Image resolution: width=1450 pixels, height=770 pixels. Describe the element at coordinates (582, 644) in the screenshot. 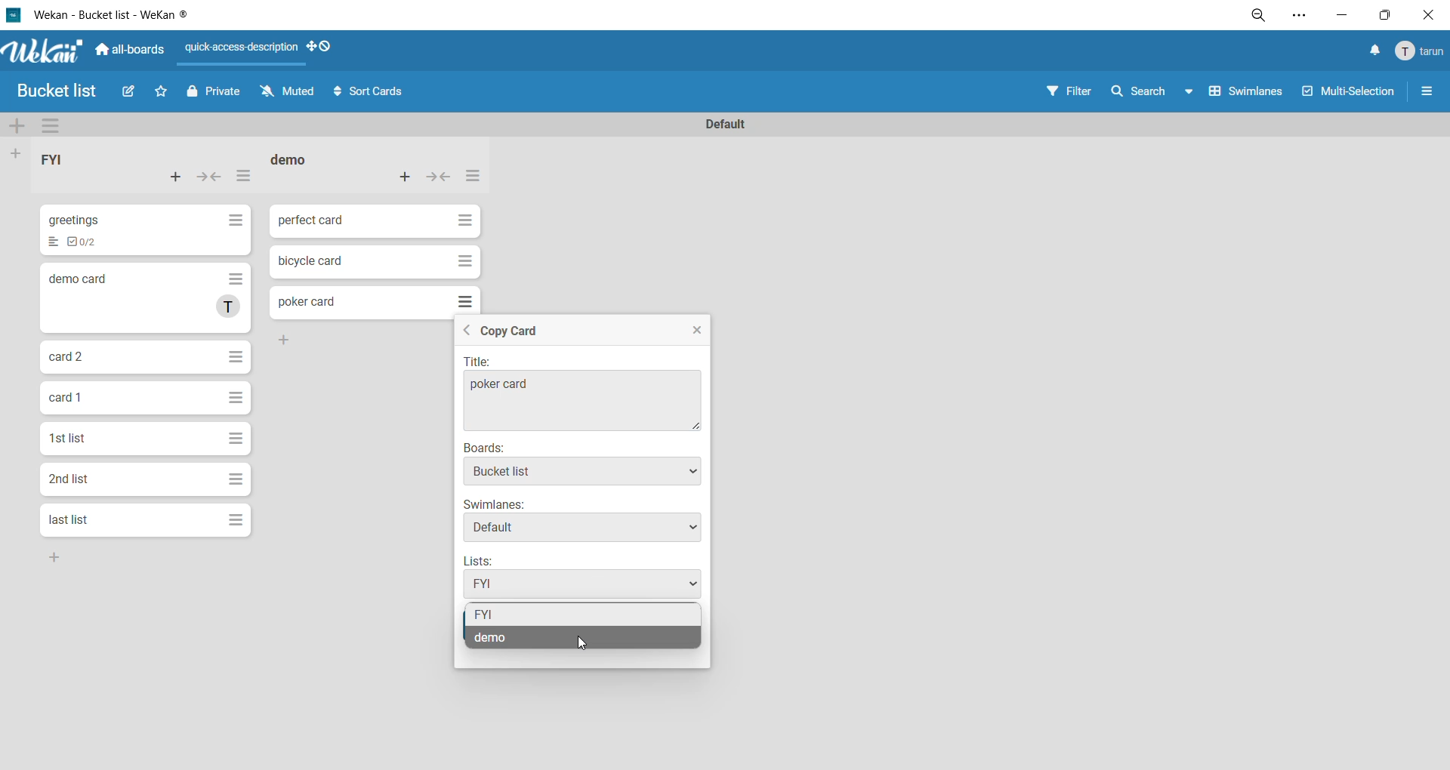

I see `cursor` at that location.